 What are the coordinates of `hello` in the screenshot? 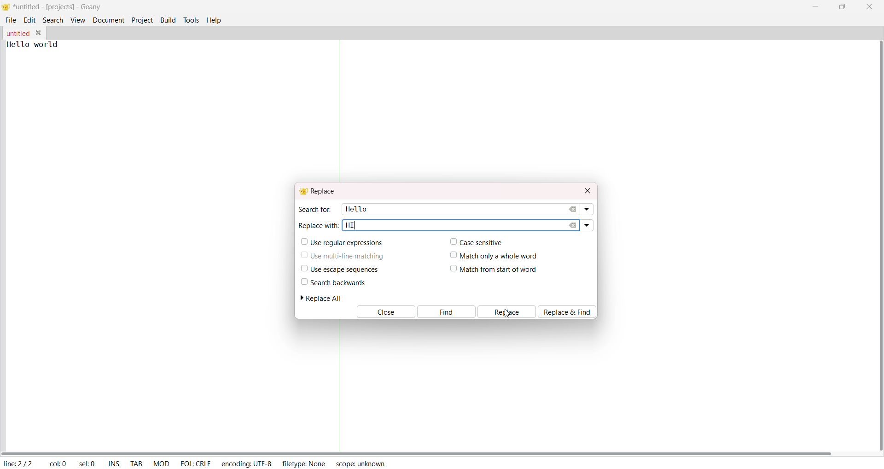 It's located at (355, 208).